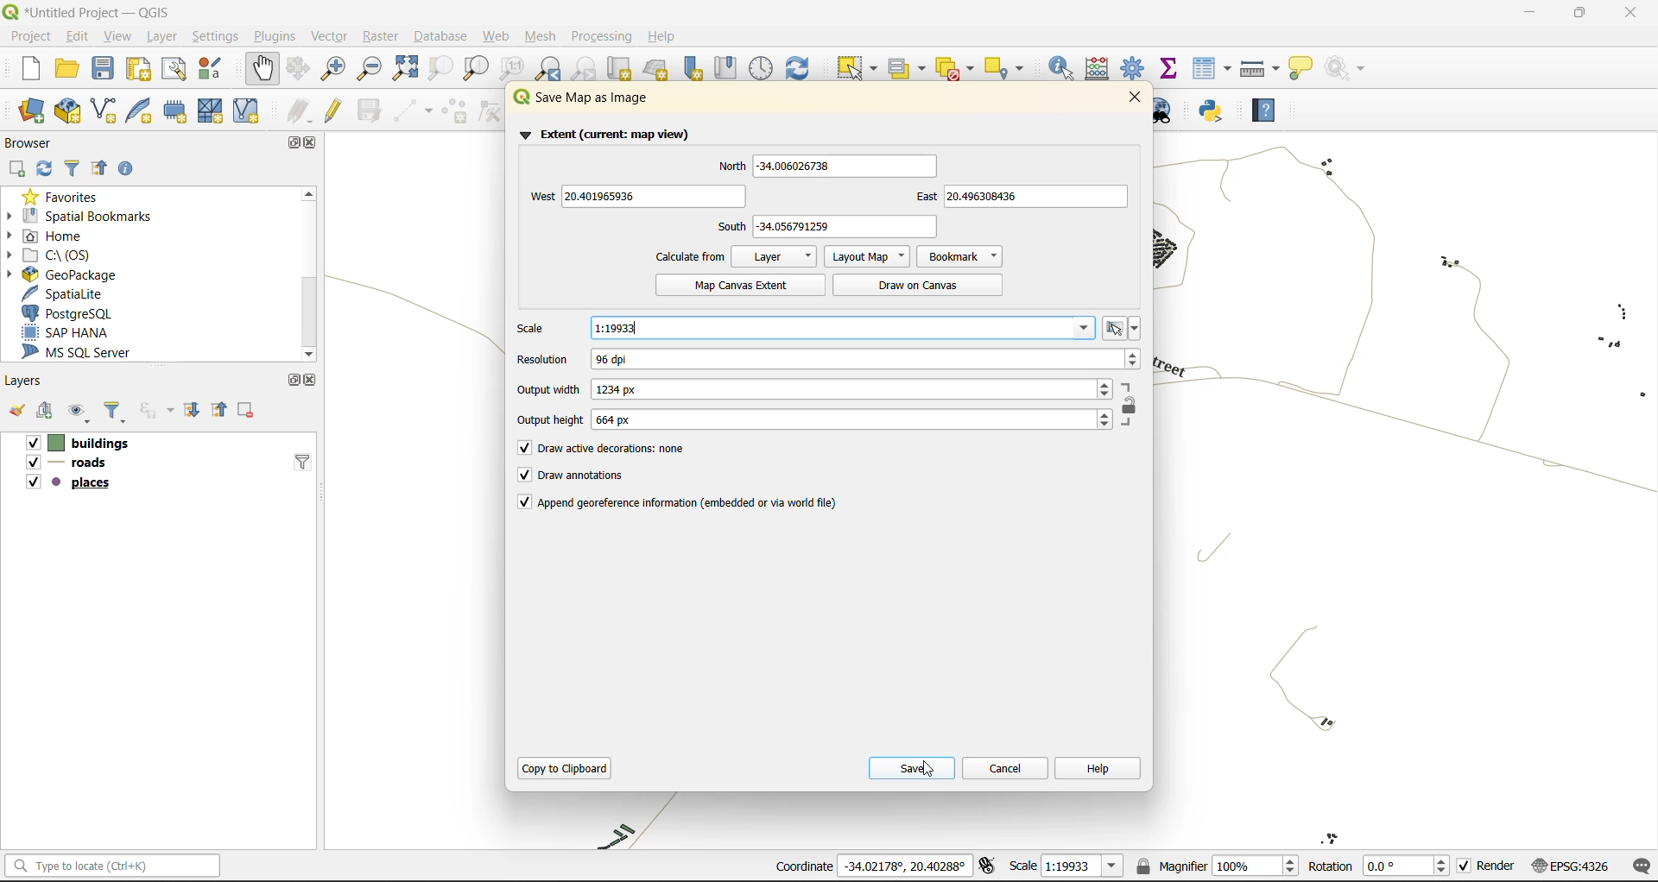 The height and width of the screenshot is (882, 1658). I want to click on new spatialite, so click(139, 111).